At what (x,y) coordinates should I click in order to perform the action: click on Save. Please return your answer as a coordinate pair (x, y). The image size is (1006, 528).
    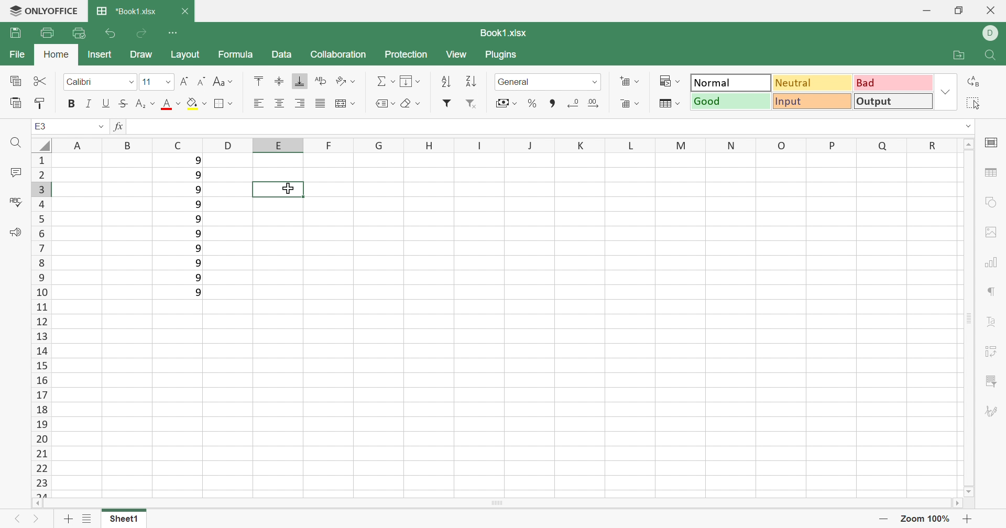
    Looking at the image, I should click on (12, 34).